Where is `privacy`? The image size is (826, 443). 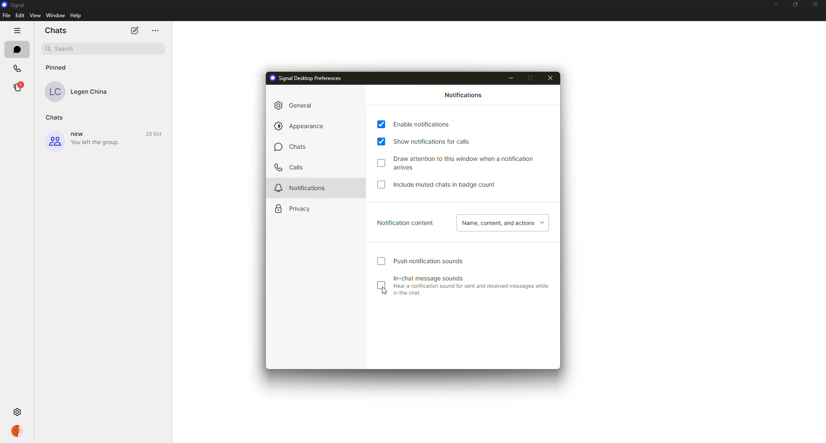 privacy is located at coordinates (298, 208).